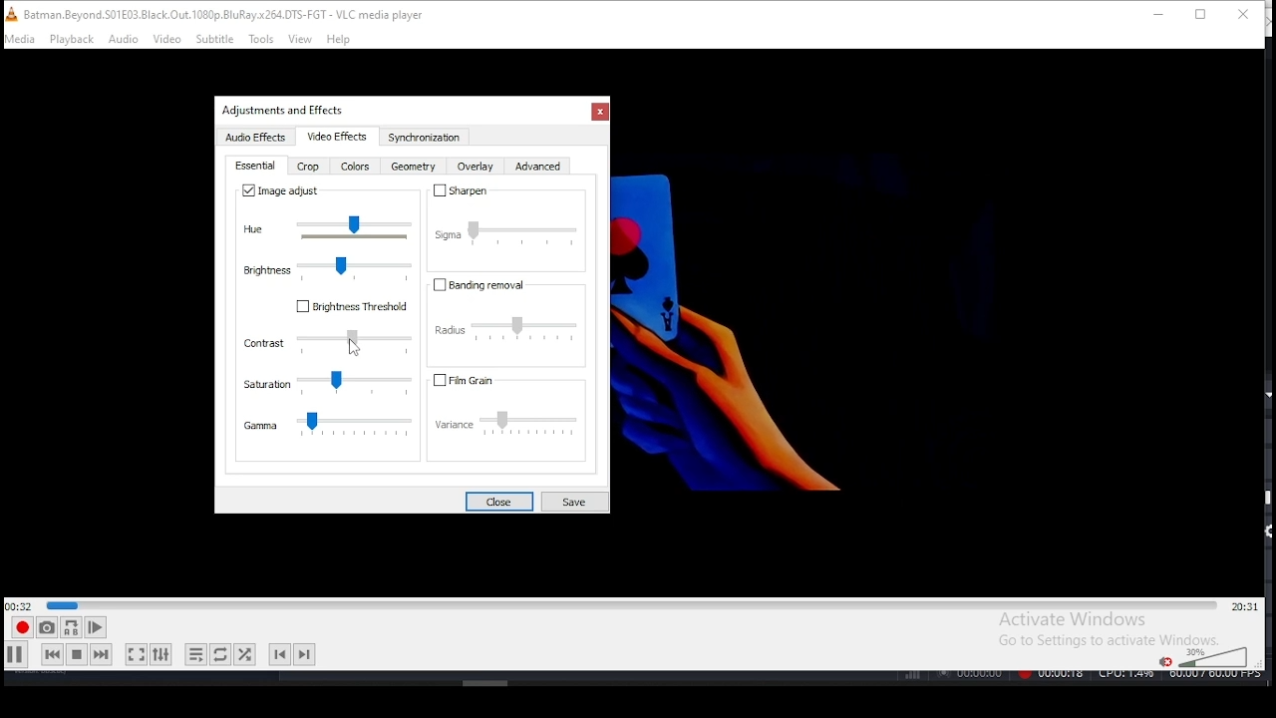 The height and width of the screenshot is (718, 1276). I want to click on contrast settings slider, so click(325, 344).